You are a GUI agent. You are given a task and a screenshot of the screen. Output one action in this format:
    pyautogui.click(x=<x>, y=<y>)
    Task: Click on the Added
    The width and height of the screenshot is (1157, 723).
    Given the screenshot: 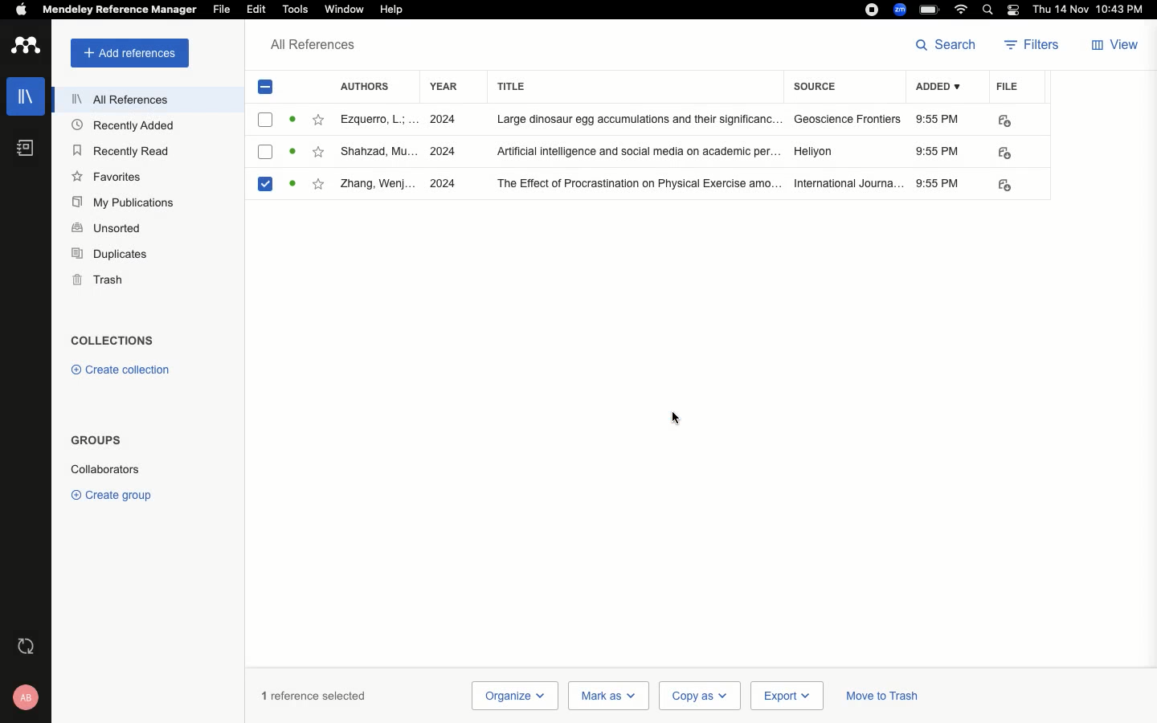 What is the action you would take?
    pyautogui.click(x=942, y=88)
    